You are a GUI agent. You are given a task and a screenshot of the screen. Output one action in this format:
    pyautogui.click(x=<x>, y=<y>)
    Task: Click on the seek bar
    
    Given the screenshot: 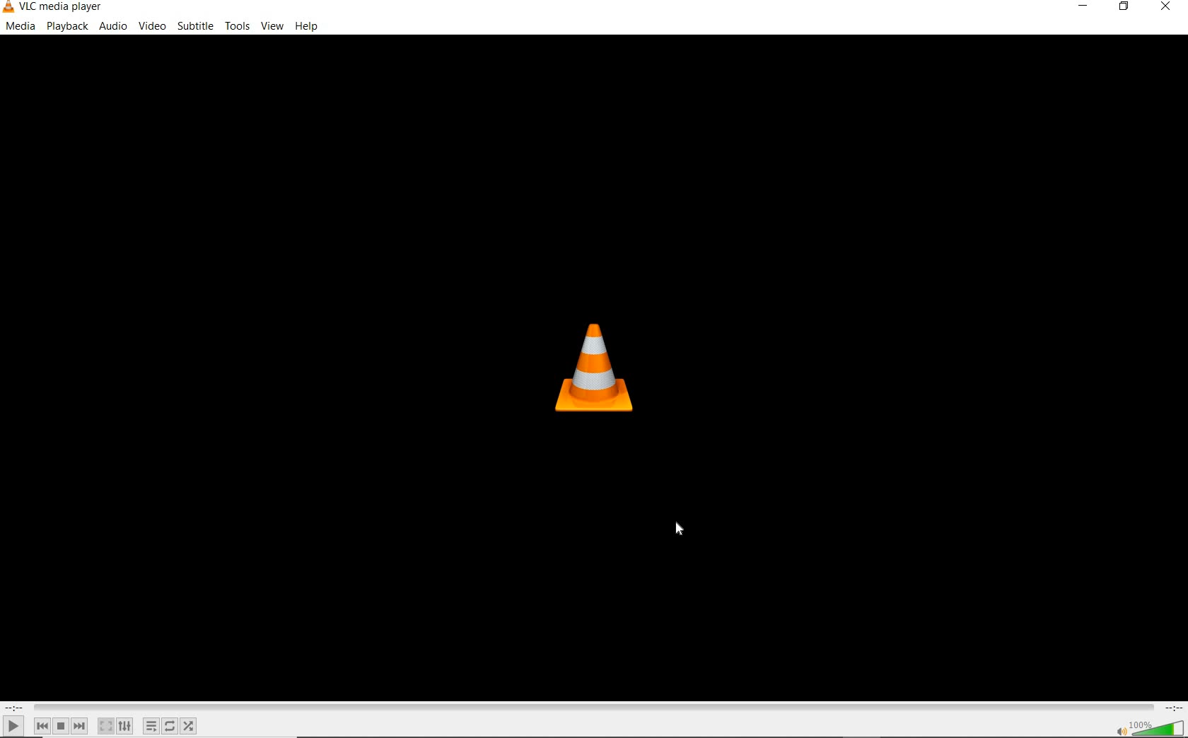 What is the action you would take?
    pyautogui.click(x=592, y=708)
    